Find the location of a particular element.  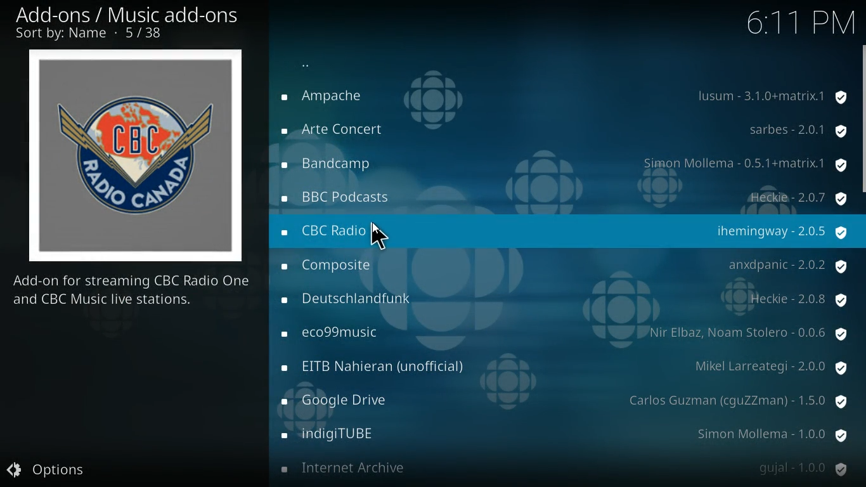

protection is located at coordinates (784, 266).